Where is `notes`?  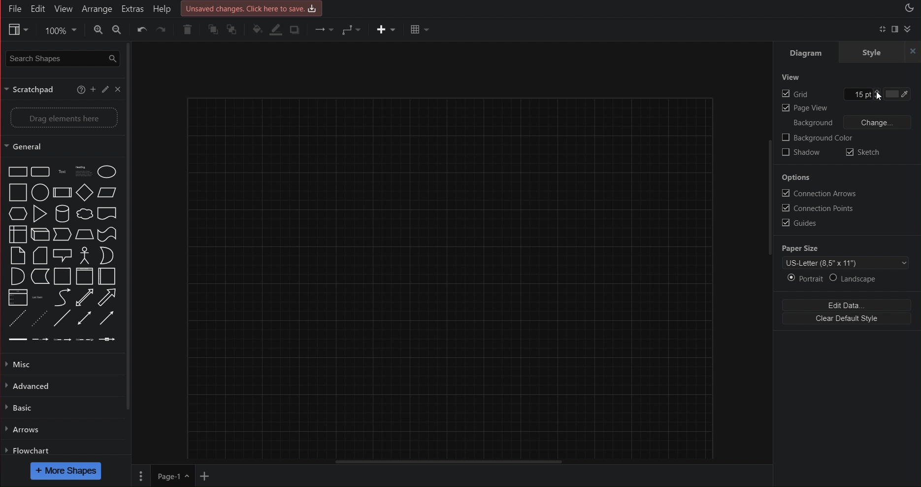
notes is located at coordinates (82, 168).